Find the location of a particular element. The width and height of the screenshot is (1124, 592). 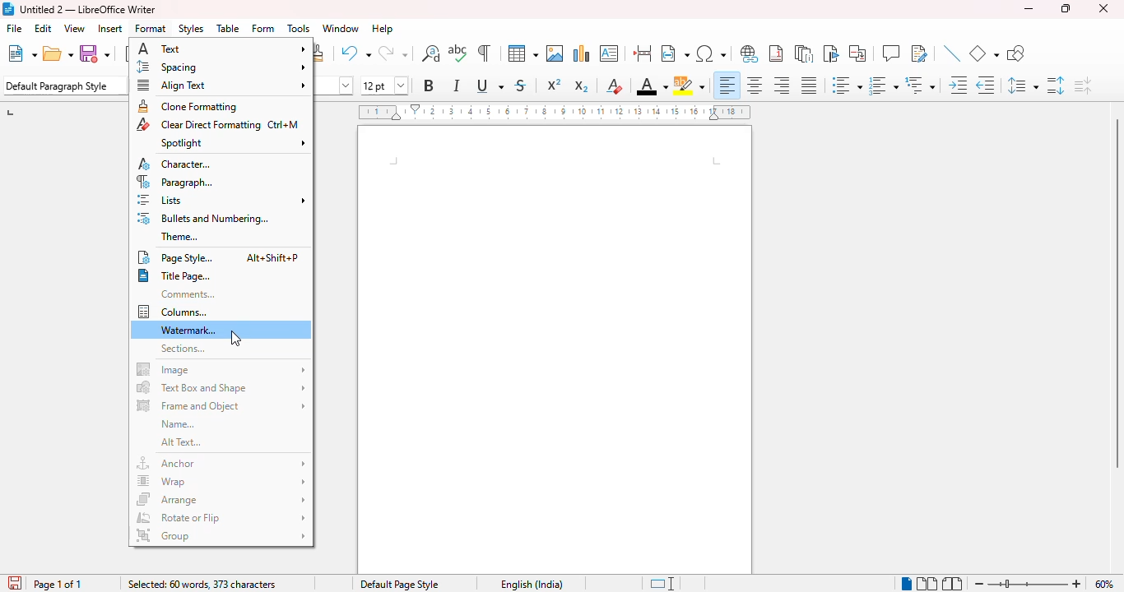

form is located at coordinates (263, 28).